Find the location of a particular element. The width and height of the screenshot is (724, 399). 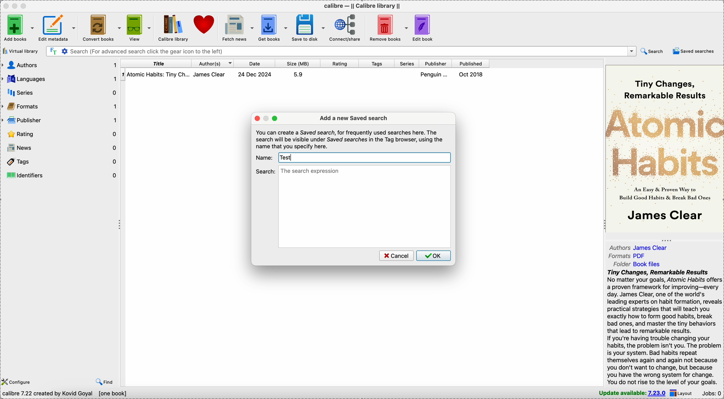

search is located at coordinates (652, 51).